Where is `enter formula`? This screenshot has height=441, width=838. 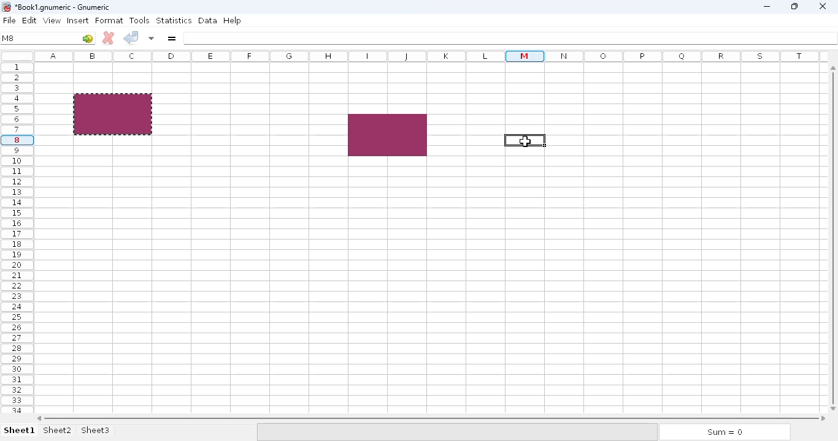 enter formula is located at coordinates (172, 38).